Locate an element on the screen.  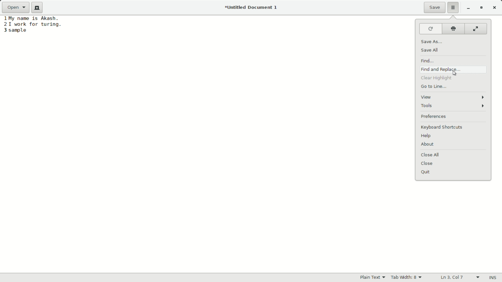
minimize is located at coordinates (468, 8).